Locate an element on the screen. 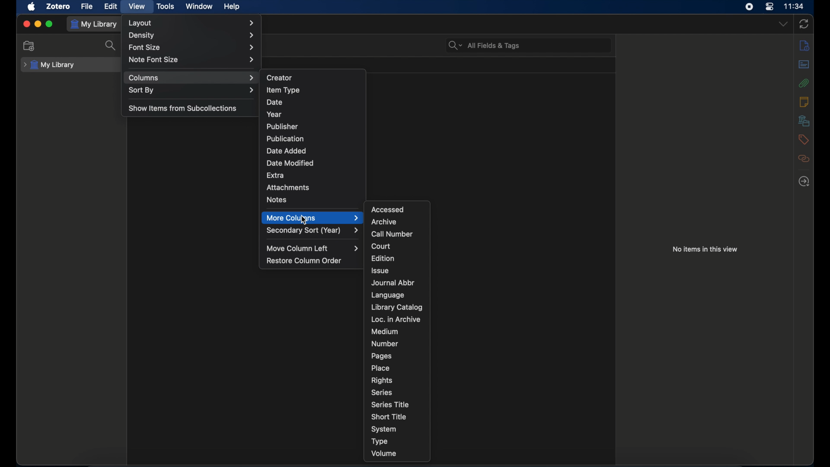 The image size is (830, 467). edition is located at coordinates (384, 258).